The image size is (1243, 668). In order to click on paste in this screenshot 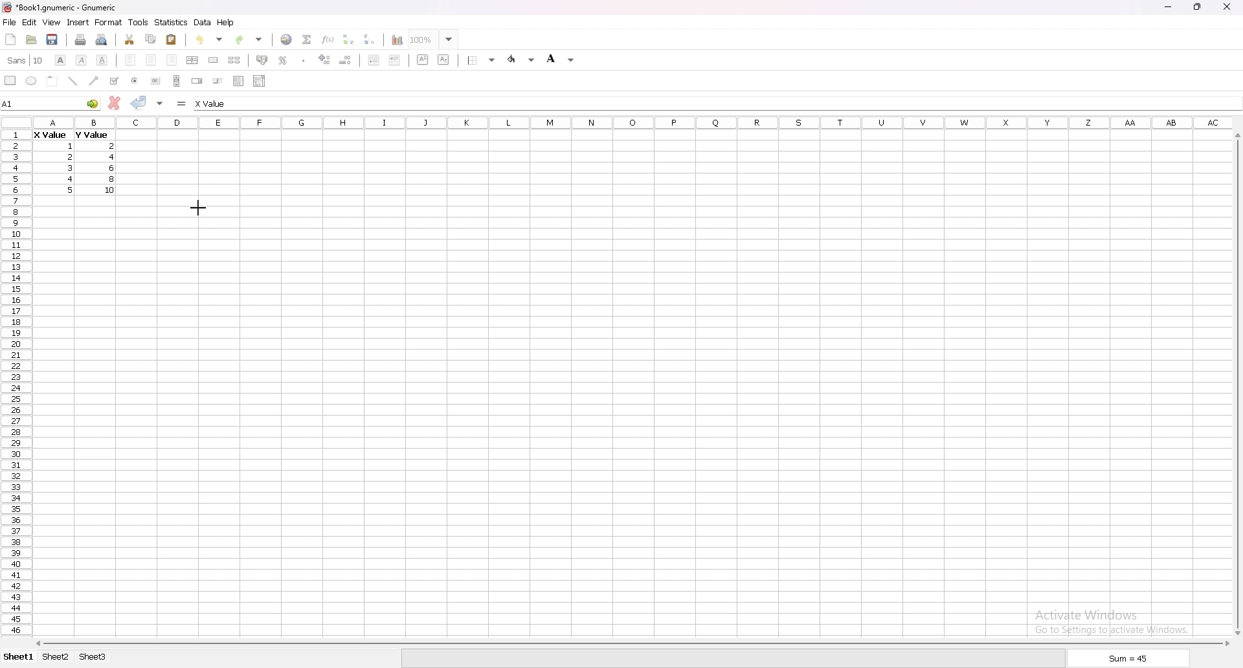, I will do `click(172, 39)`.